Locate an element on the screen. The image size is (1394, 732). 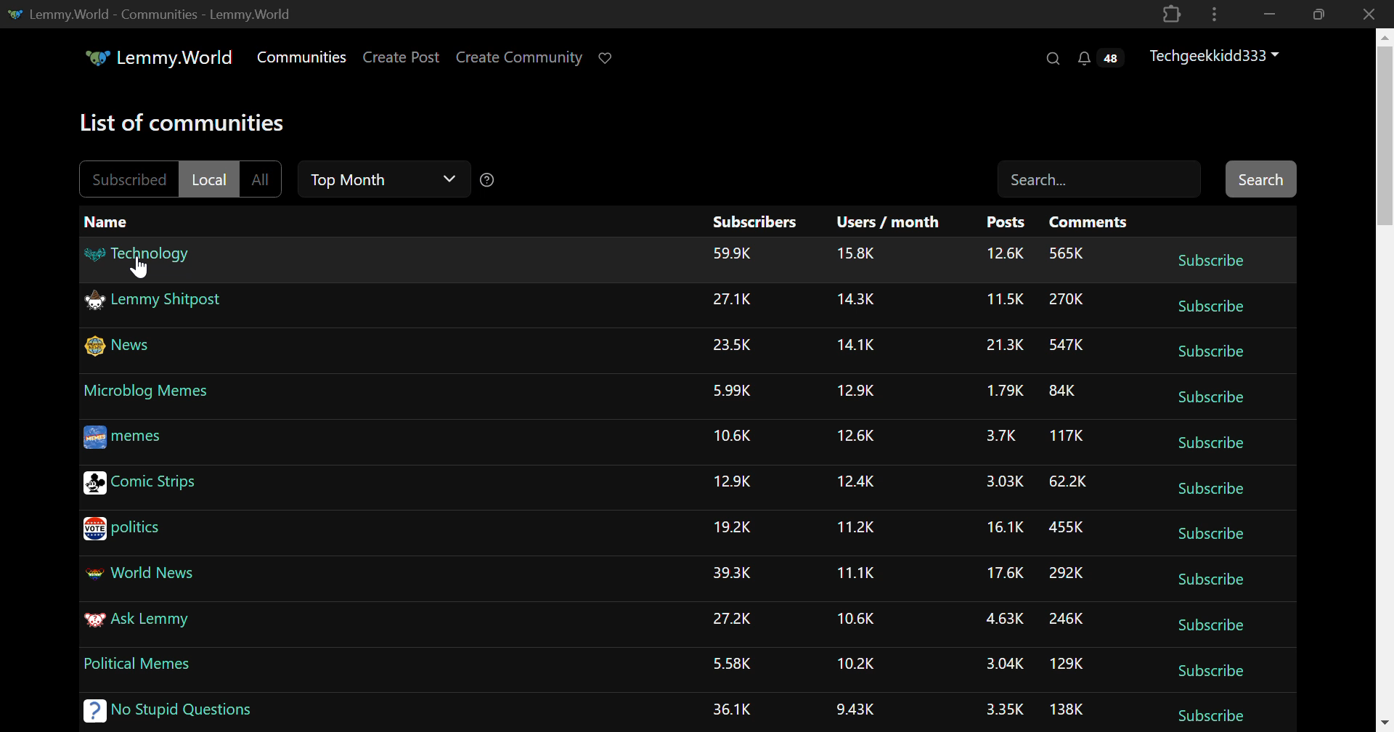
Ask Lemmy is located at coordinates (136, 618).